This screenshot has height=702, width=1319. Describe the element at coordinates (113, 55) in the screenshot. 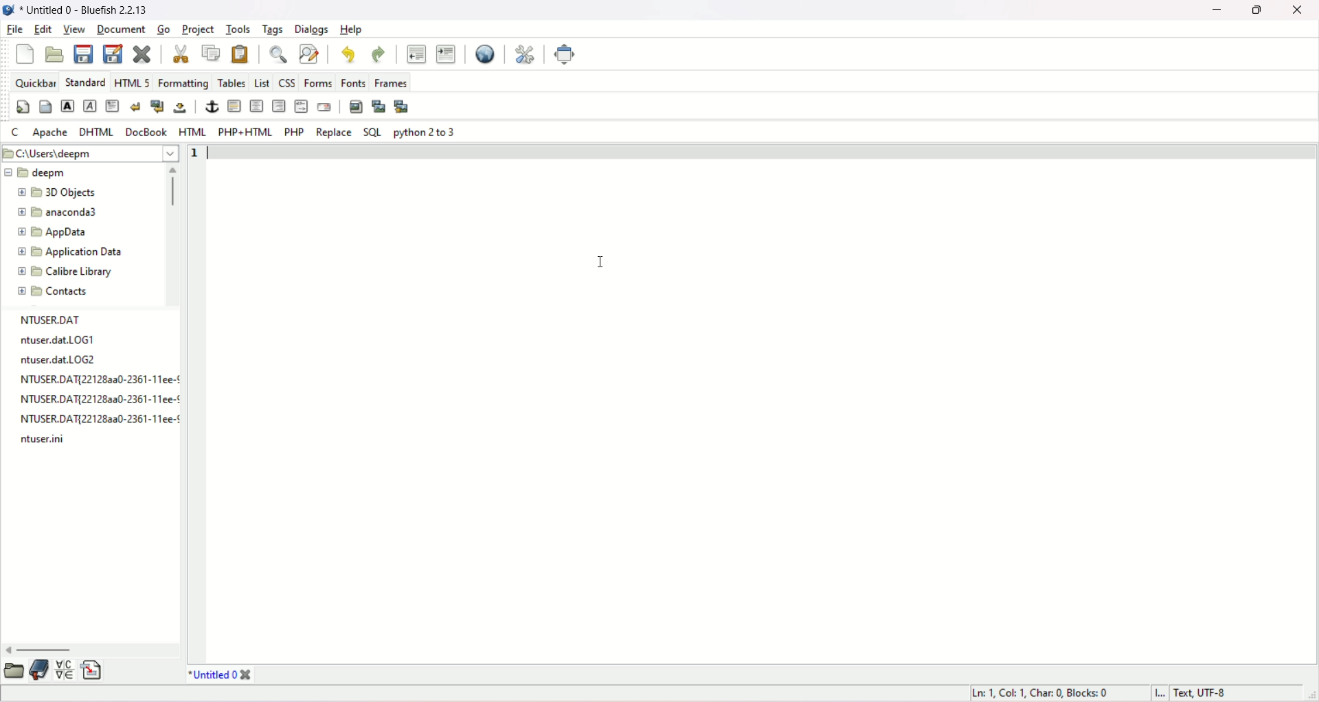

I see `save as` at that location.